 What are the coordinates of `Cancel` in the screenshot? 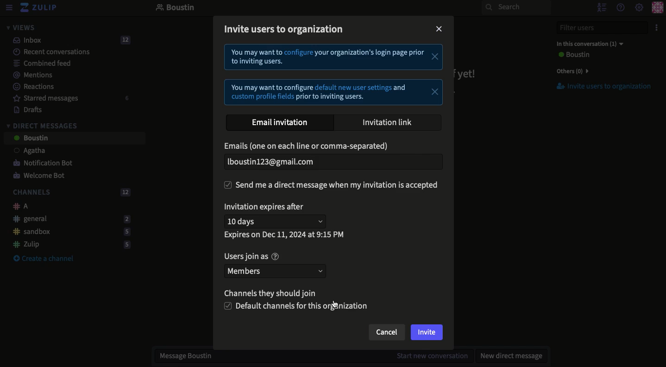 It's located at (386, 334).